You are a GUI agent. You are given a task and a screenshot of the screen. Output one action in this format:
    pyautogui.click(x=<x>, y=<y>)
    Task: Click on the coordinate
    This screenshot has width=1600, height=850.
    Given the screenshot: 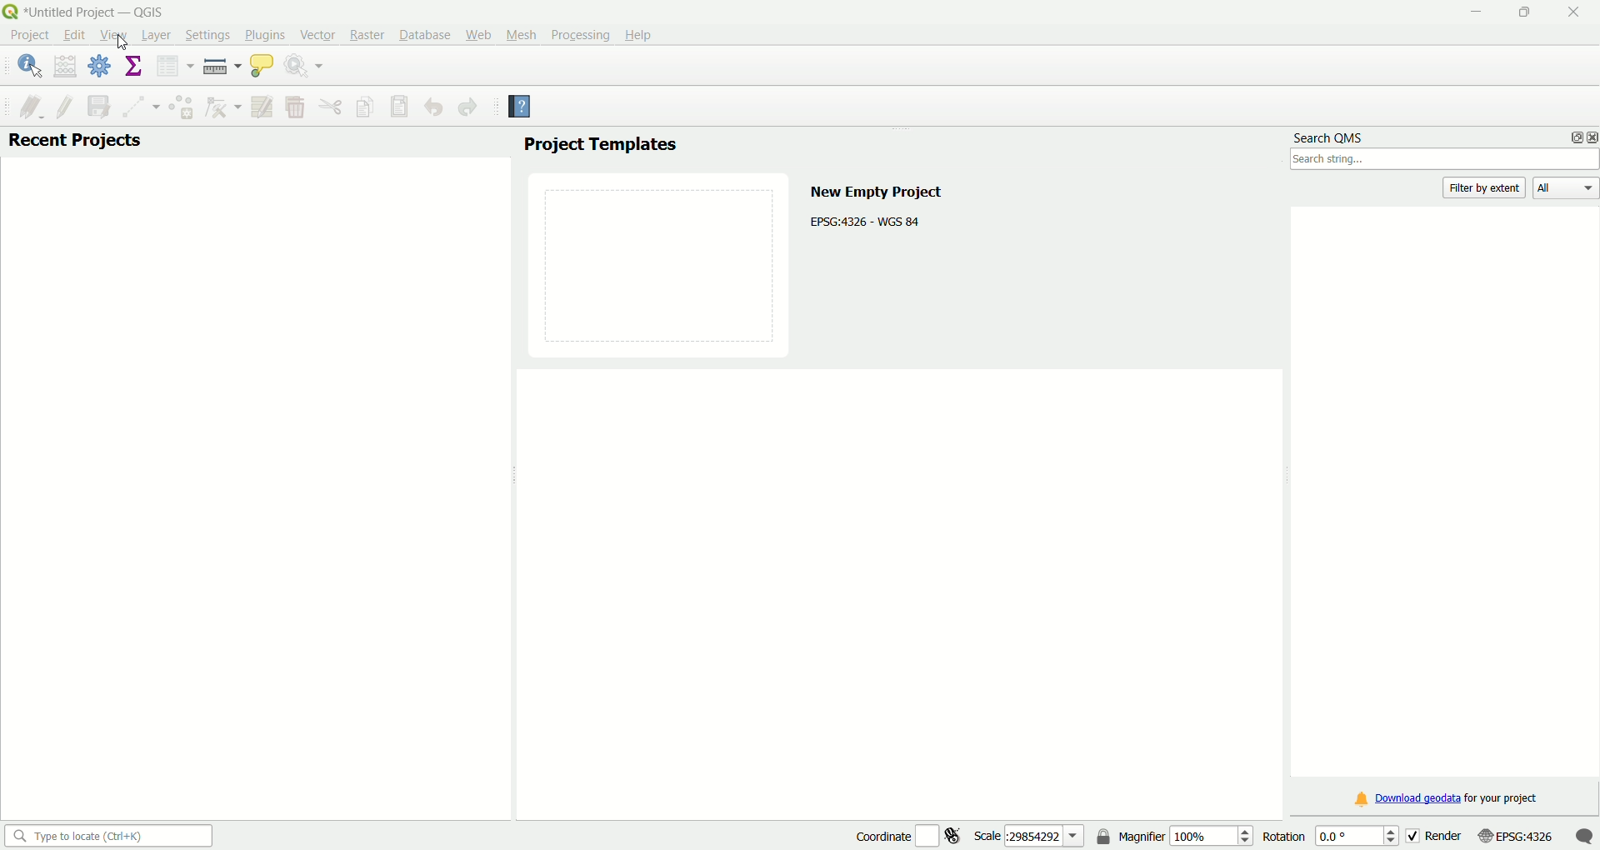 What is the action you would take?
    pyautogui.click(x=880, y=834)
    